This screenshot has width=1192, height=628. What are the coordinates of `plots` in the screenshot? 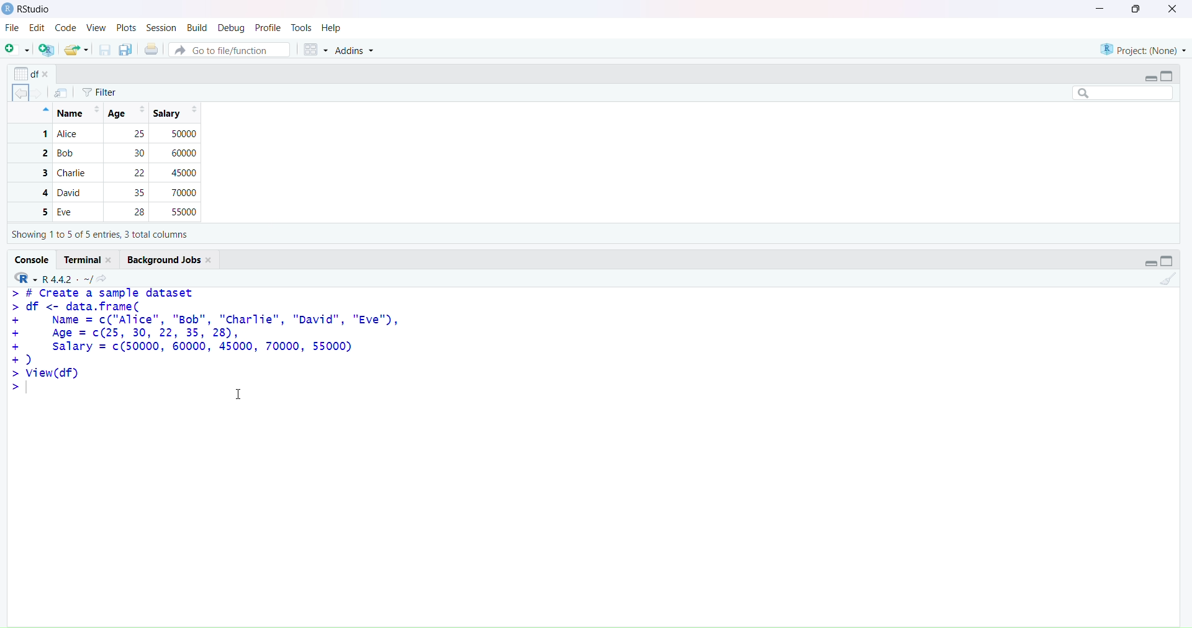 It's located at (126, 27).